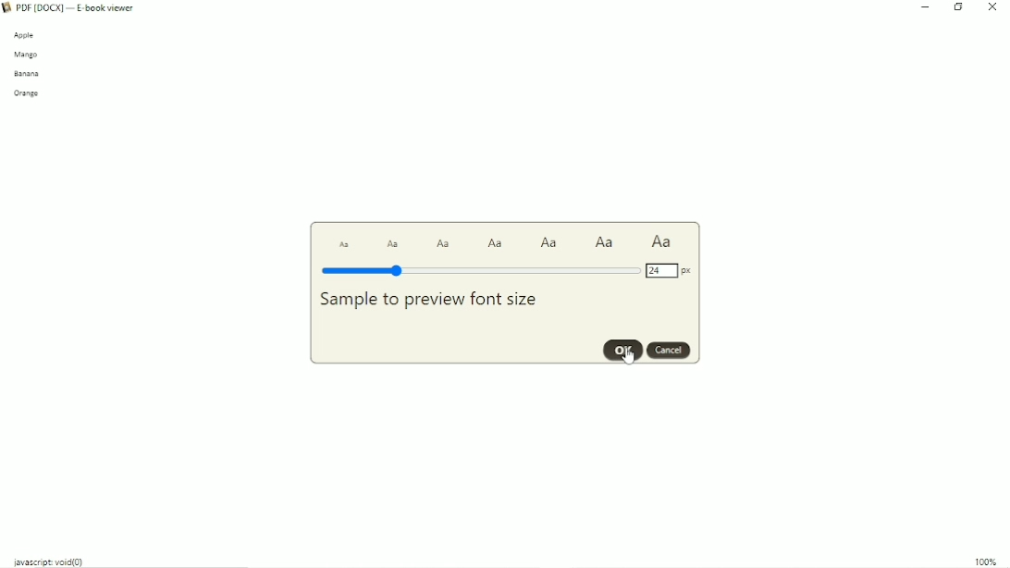  I want to click on Font size, so click(670, 270).